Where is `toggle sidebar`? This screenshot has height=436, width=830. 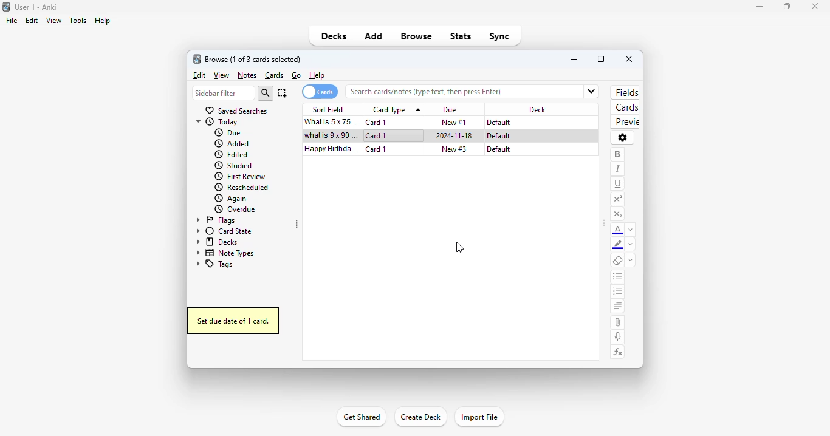
toggle sidebar is located at coordinates (604, 222).